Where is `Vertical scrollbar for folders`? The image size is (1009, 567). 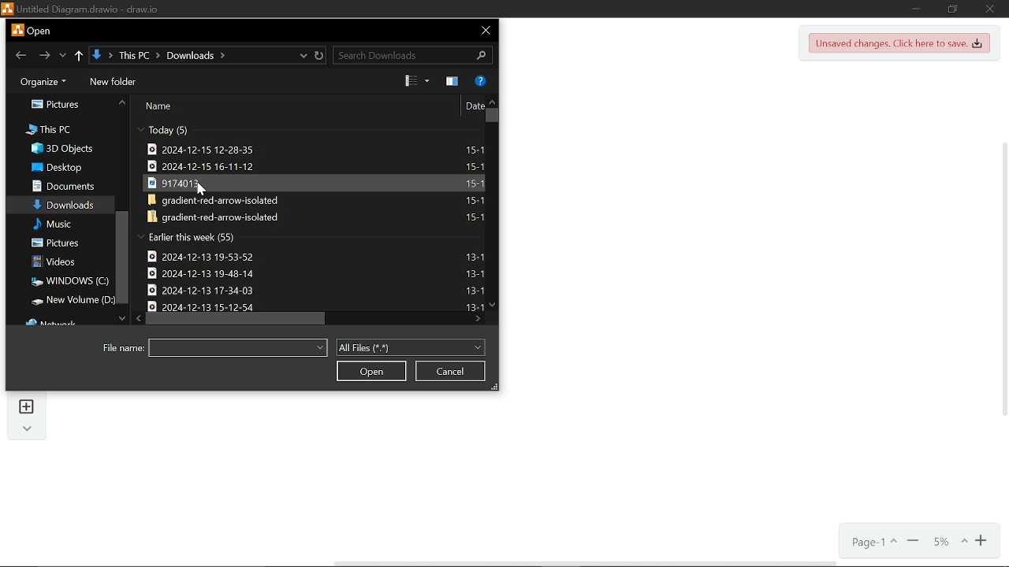
Vertical scrollbar for folders is located at coordinates (125, 256).